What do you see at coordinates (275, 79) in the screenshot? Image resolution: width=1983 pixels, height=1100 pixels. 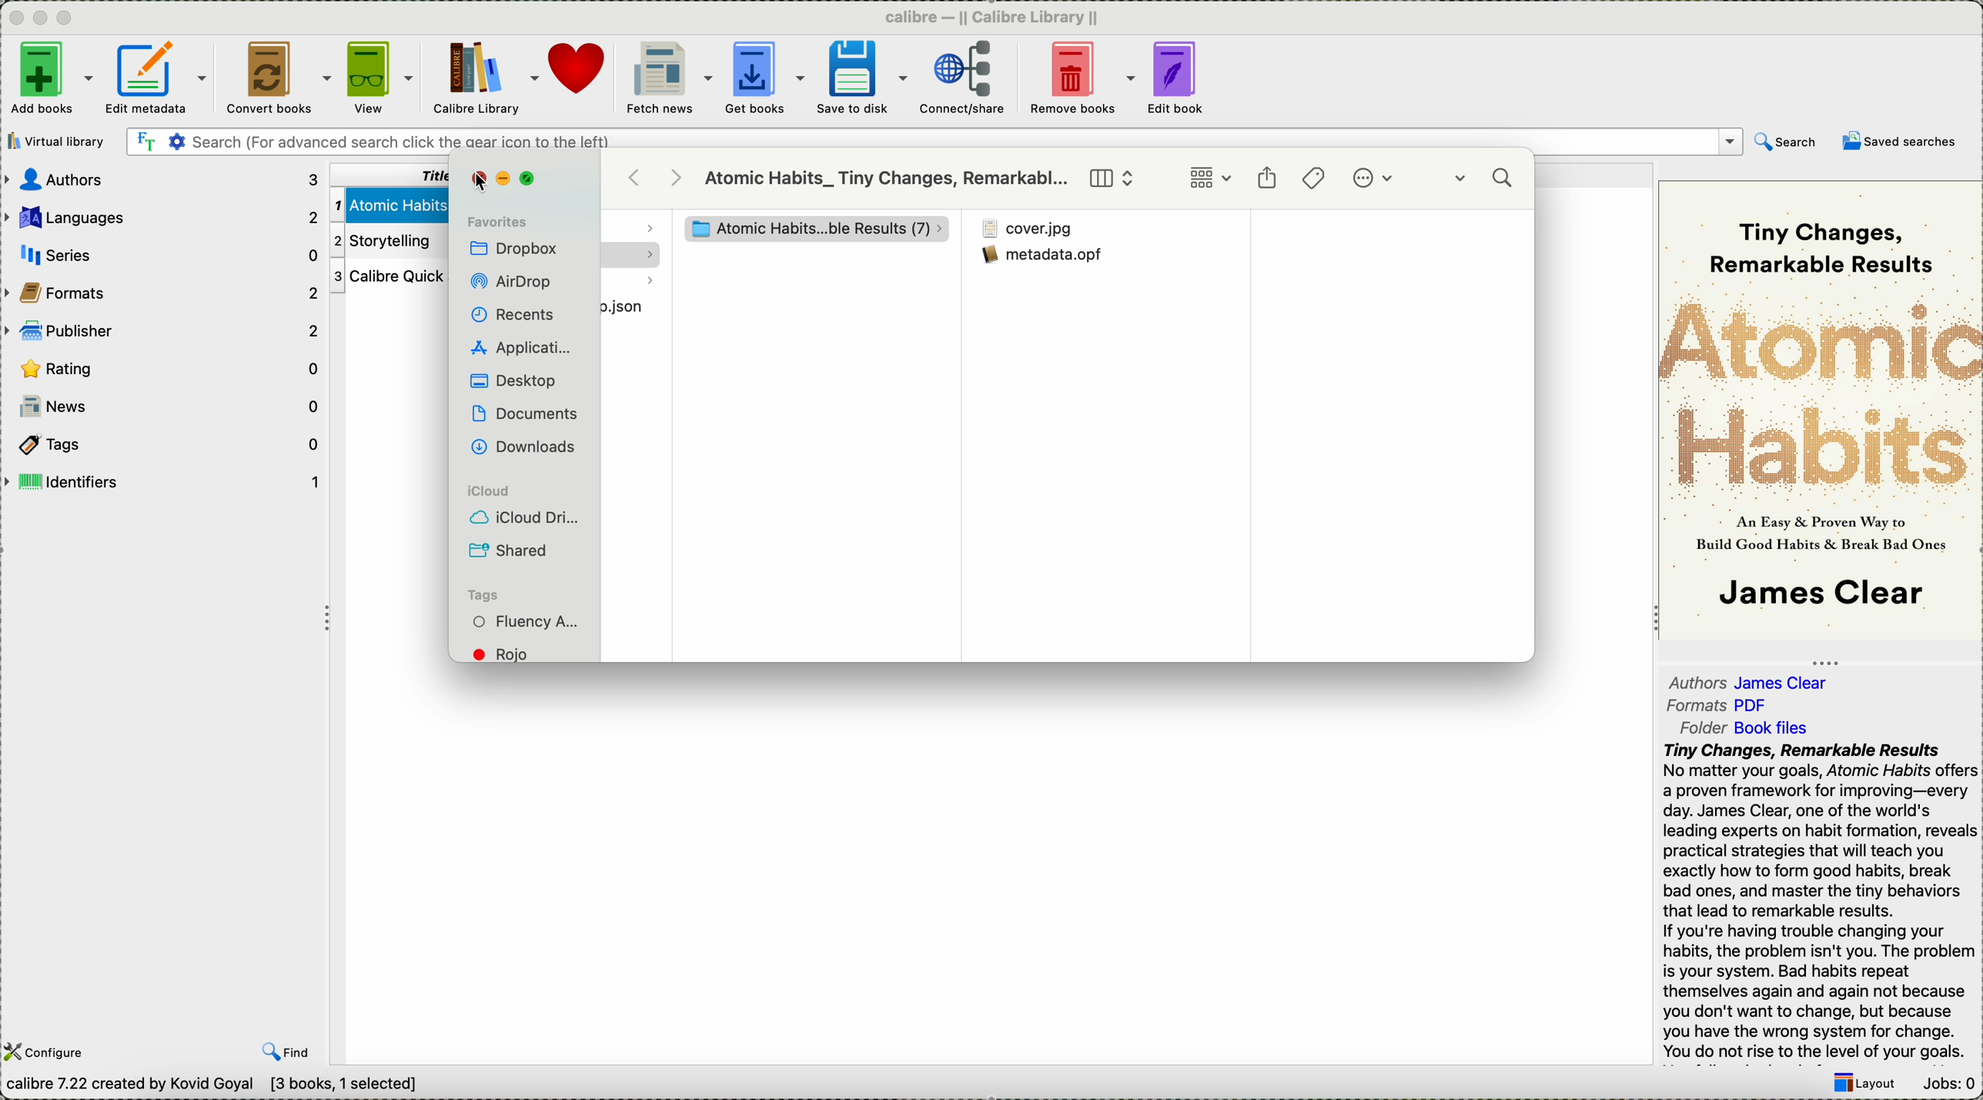 I see `convert books` at bounding box center [275, 79].